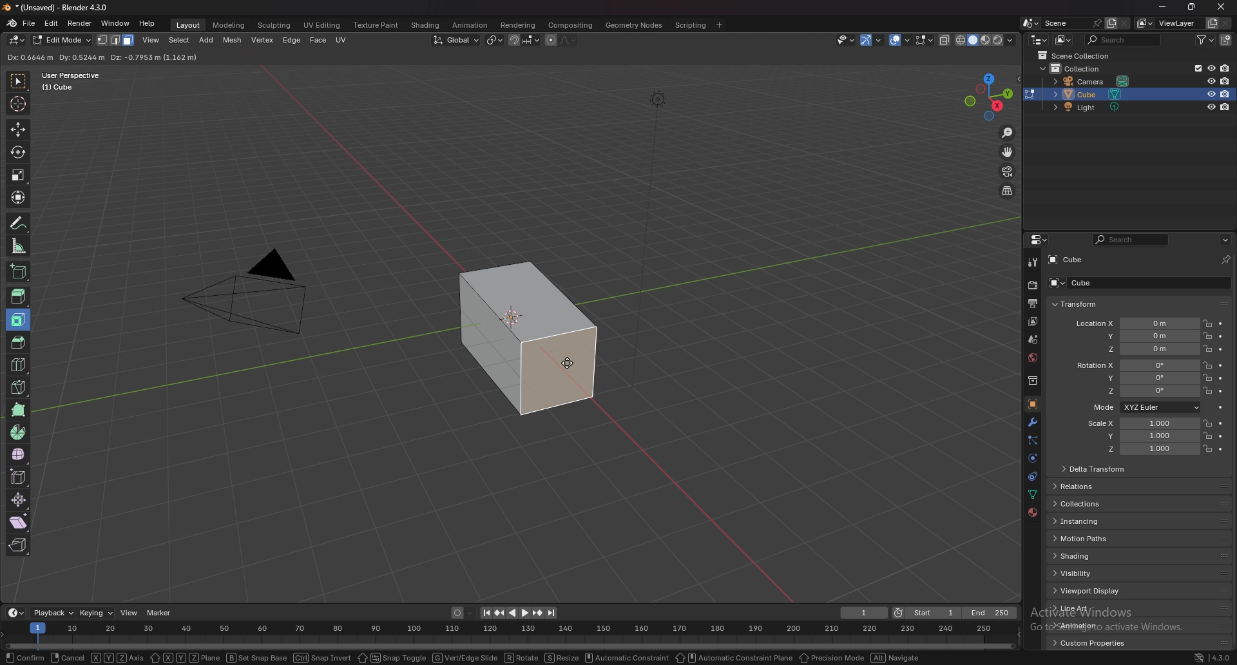 Image resolution: width=1237 pixels, height=665 pixels. Describe the element at coordinates (1226, 81) in the screenshot. I see `disable in render` at that location.